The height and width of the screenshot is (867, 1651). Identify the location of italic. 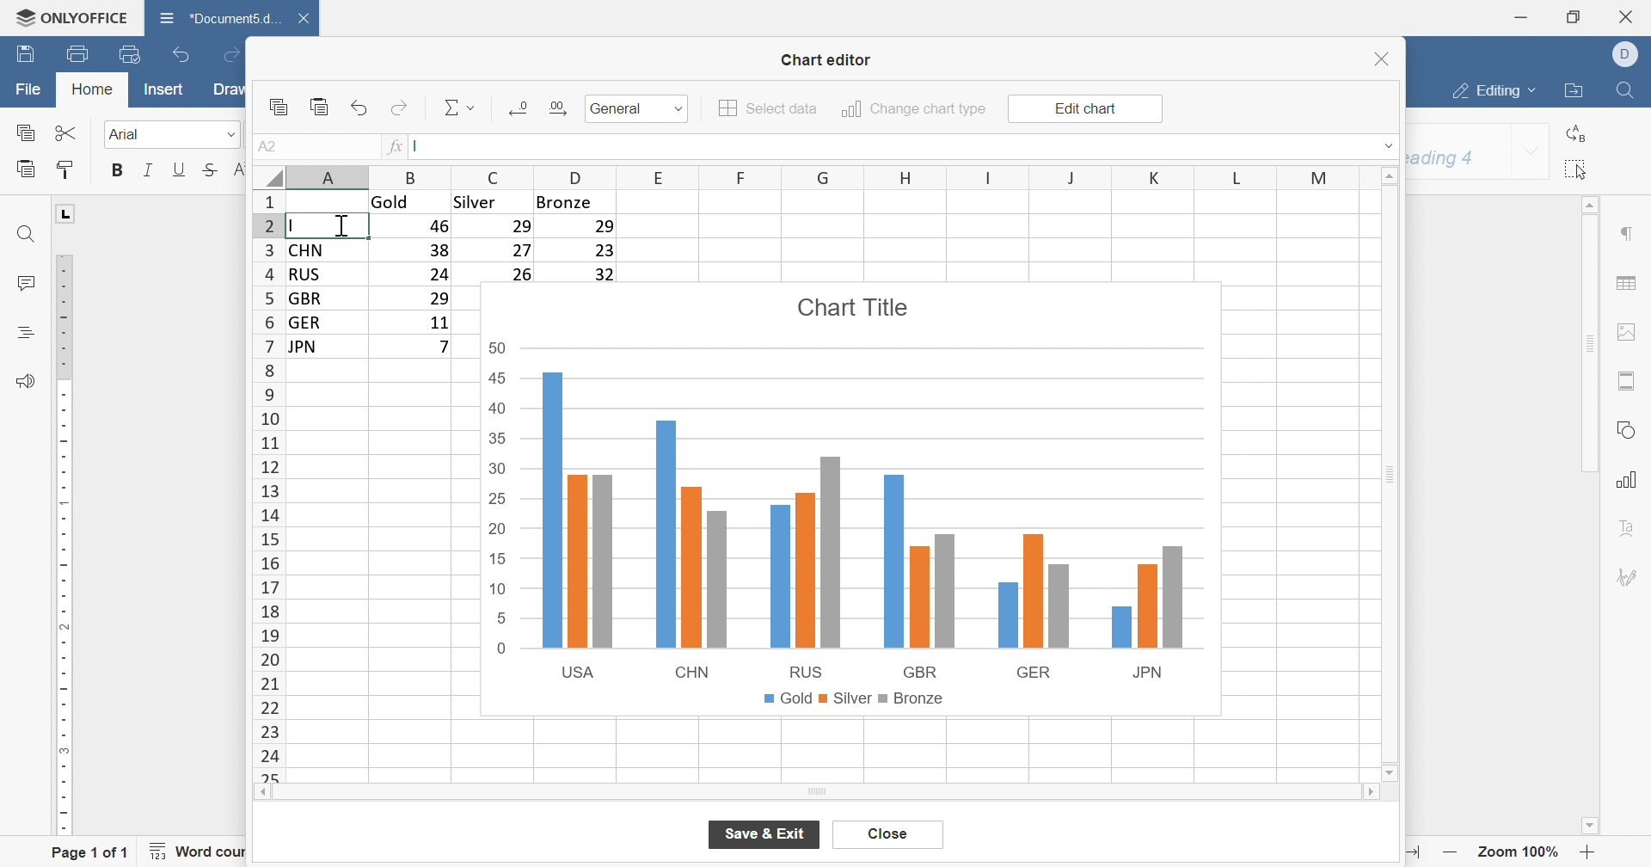
(147, 170).